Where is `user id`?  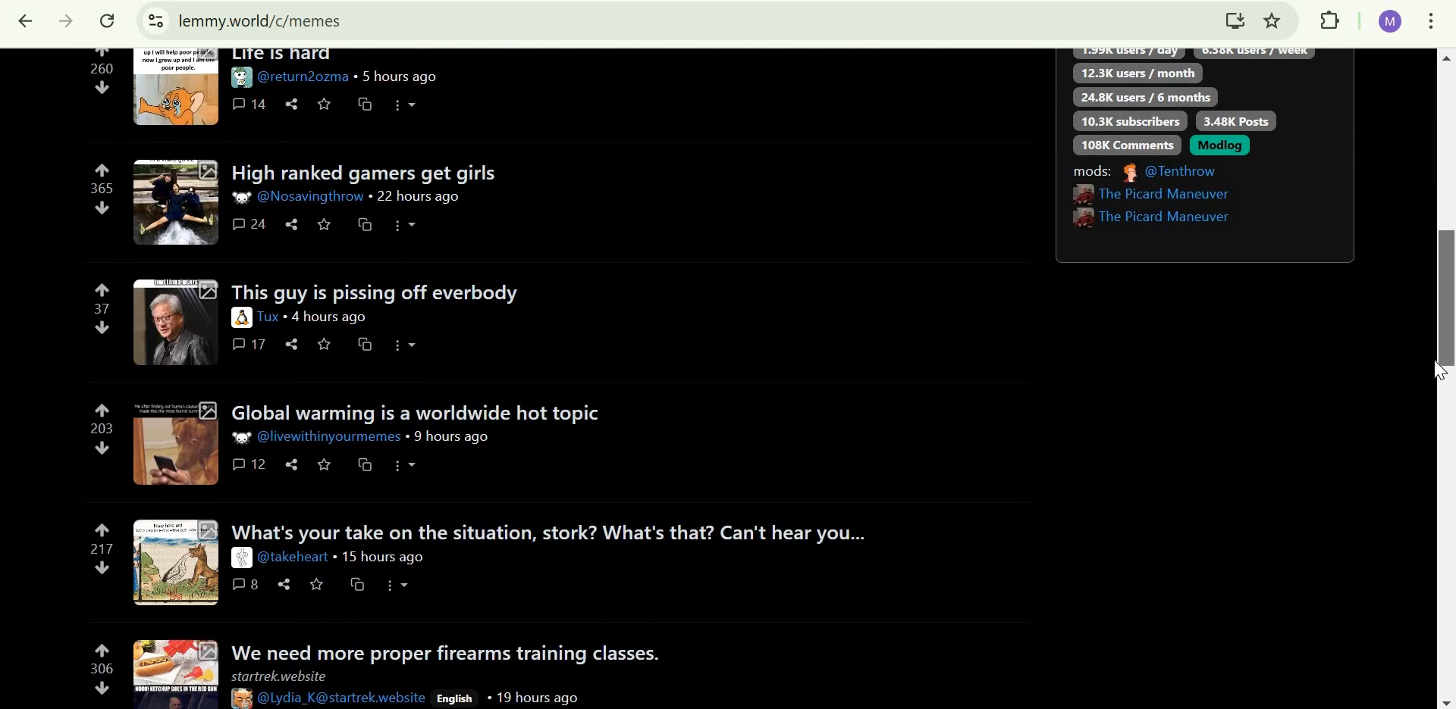 user id is located at coordinates (271, 317).